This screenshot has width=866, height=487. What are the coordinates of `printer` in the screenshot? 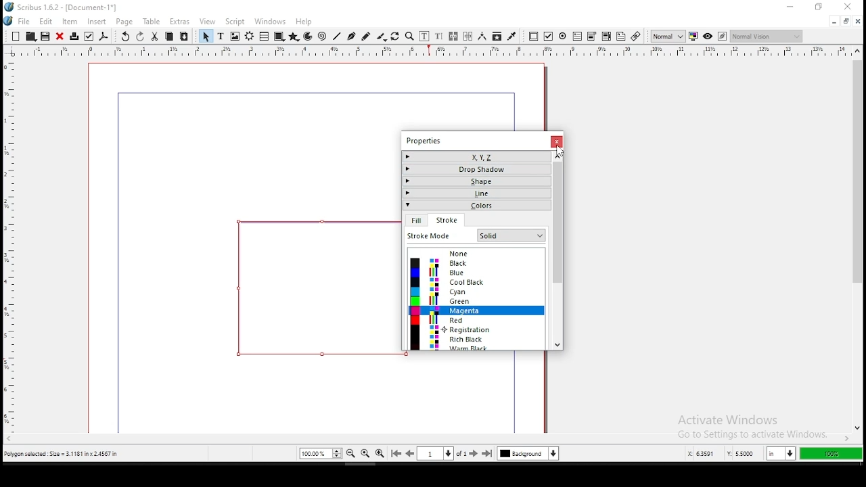 It's located at (74, 37).